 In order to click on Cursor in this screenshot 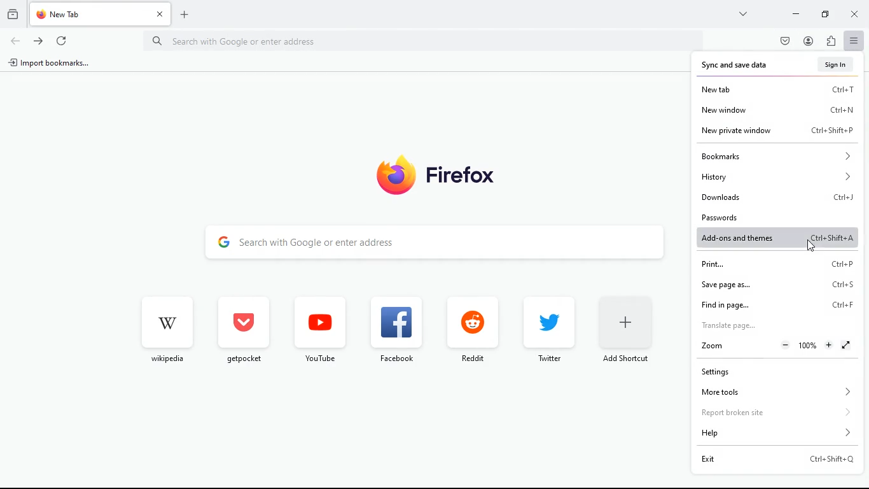, I will do `click(812, 245)`.